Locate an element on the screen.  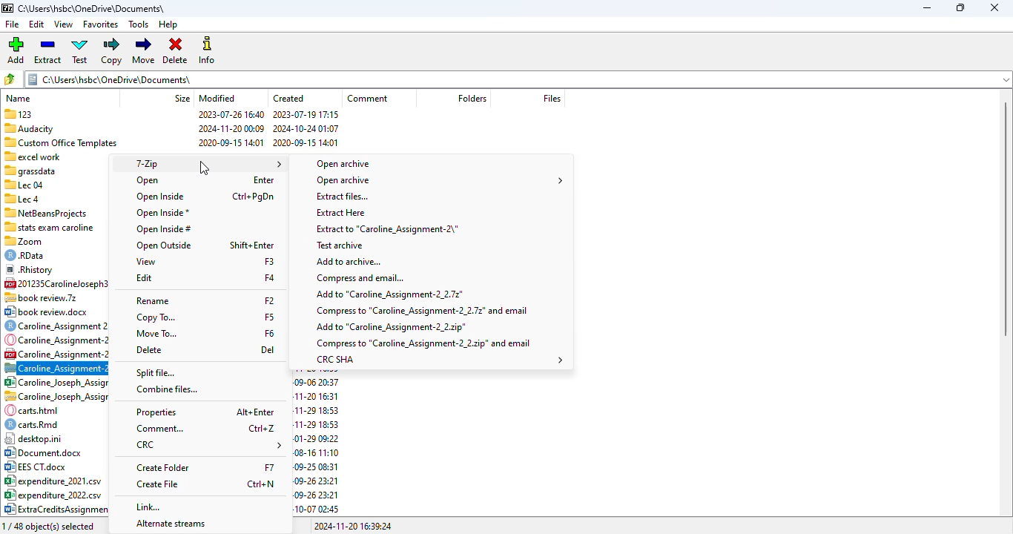
compress to .7z file and email is located at coordinates (420, 311).